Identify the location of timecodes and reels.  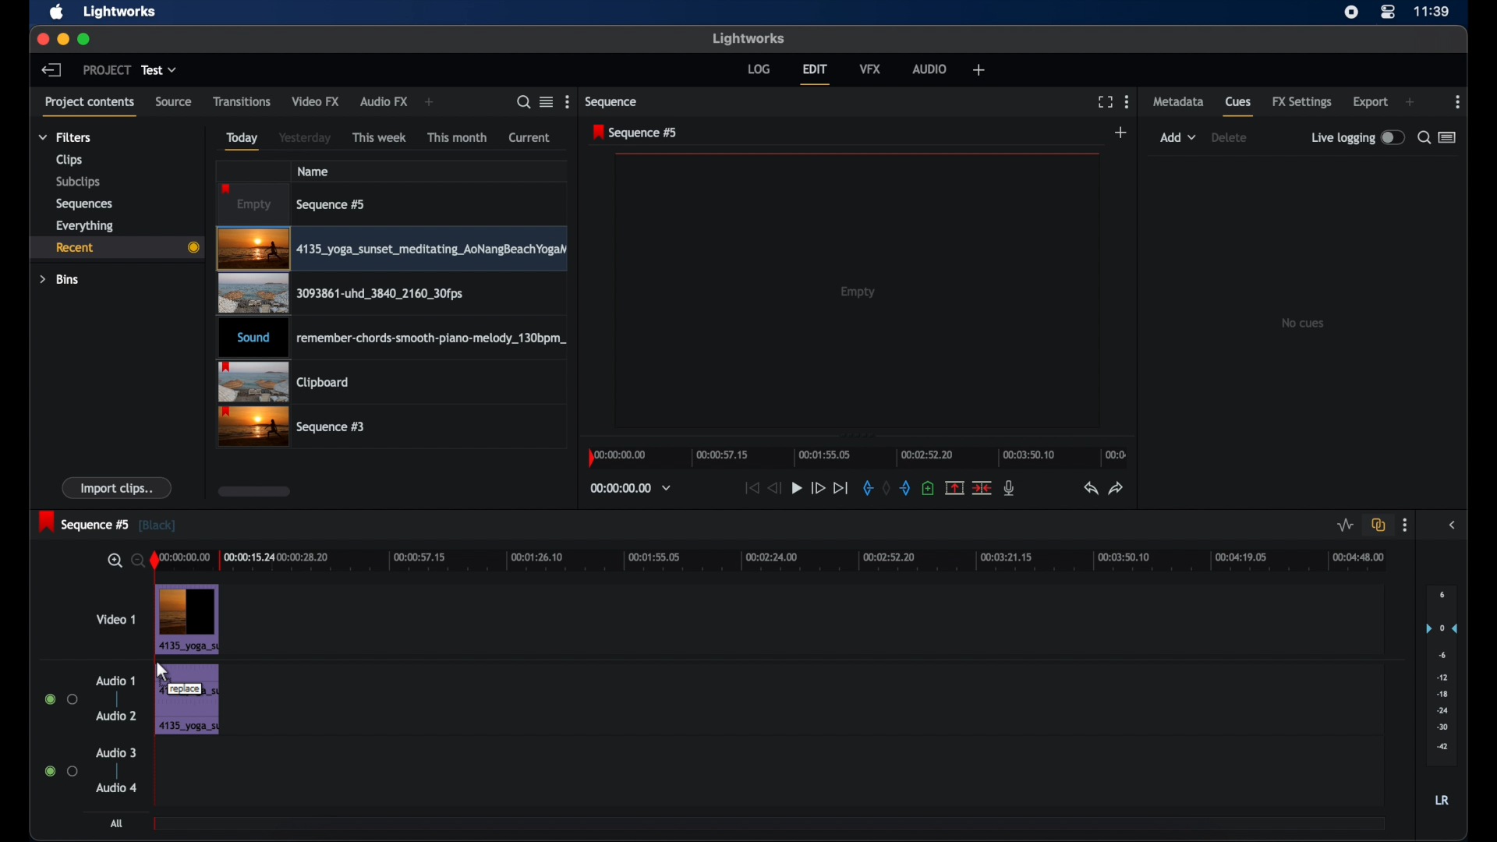
(635, 487).